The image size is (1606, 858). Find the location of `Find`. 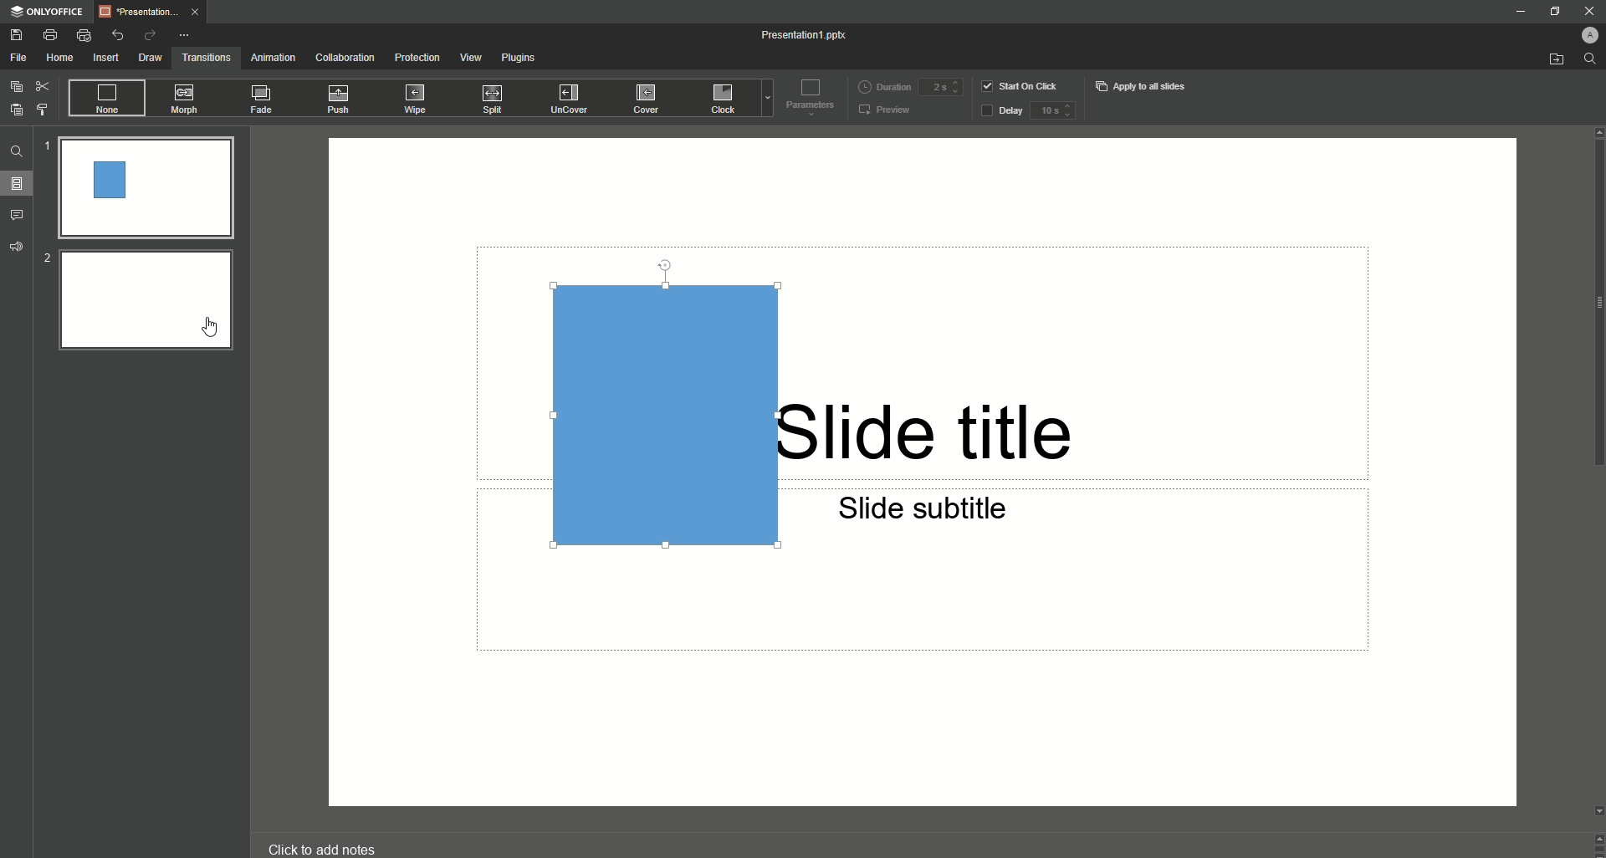

Find is located at coordinates (15, 151).